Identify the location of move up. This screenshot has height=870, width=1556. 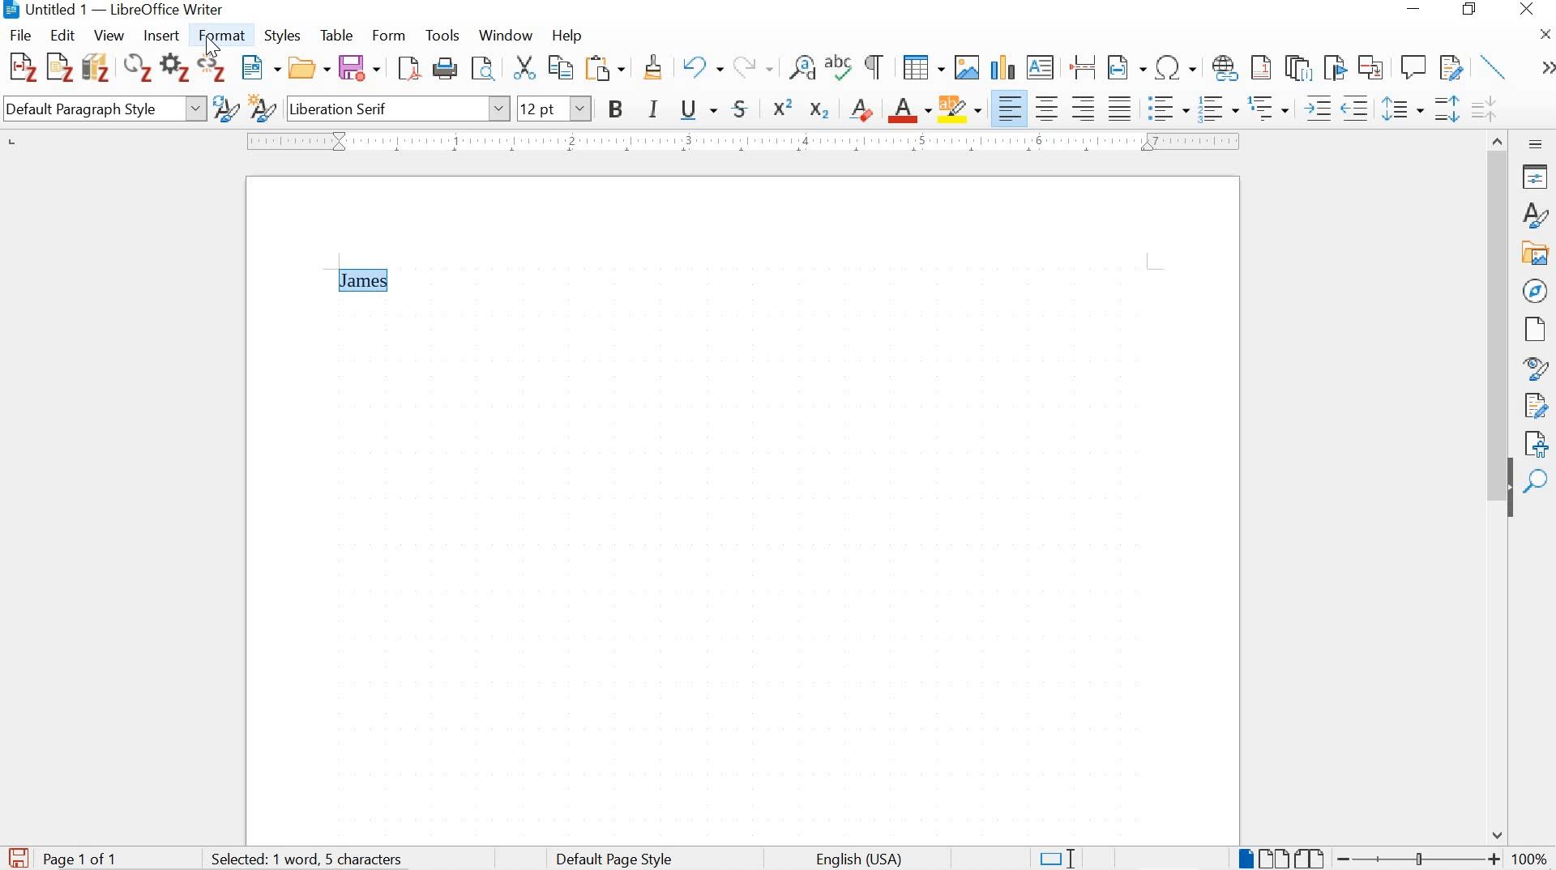
(1499, 138).